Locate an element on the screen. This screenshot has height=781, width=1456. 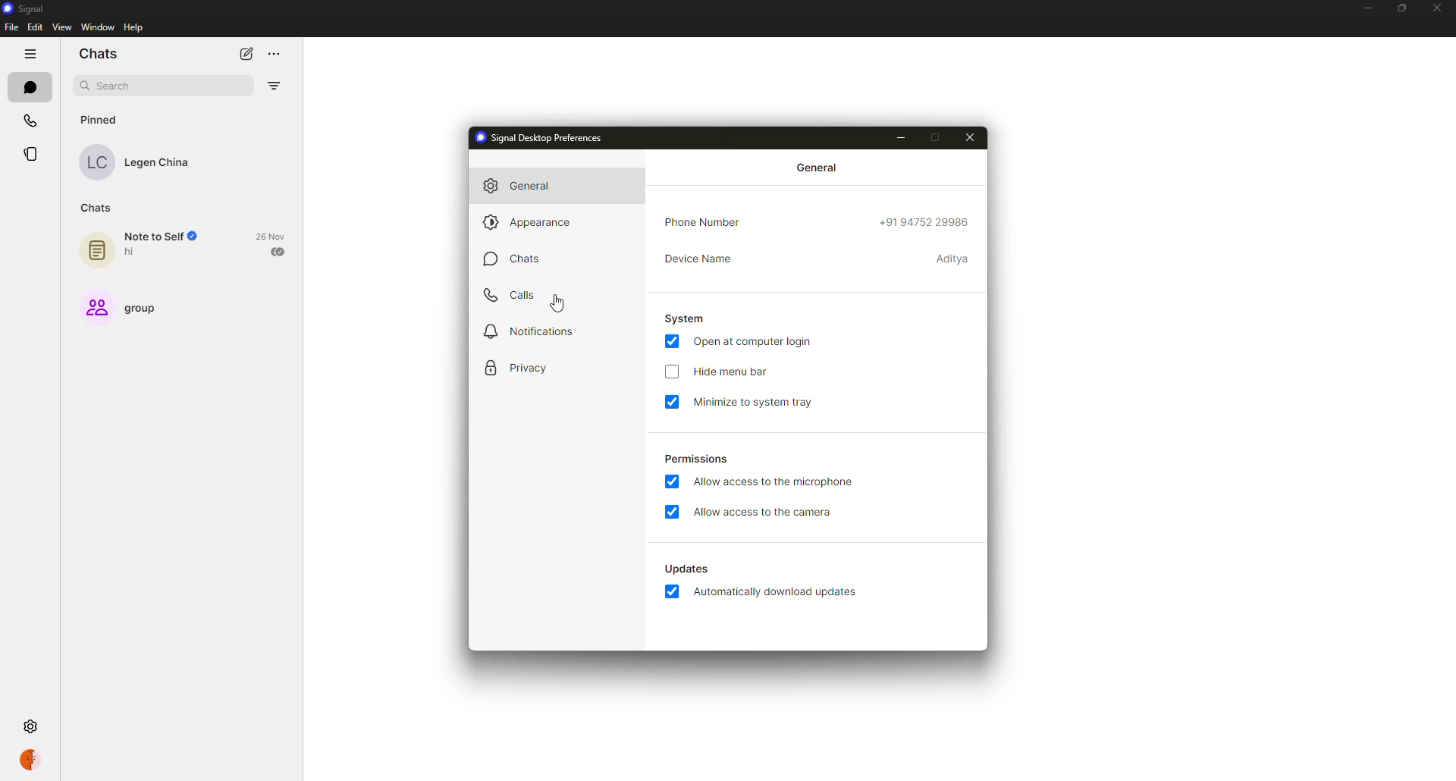
allow access to camera is located at coordinates (766, 513).